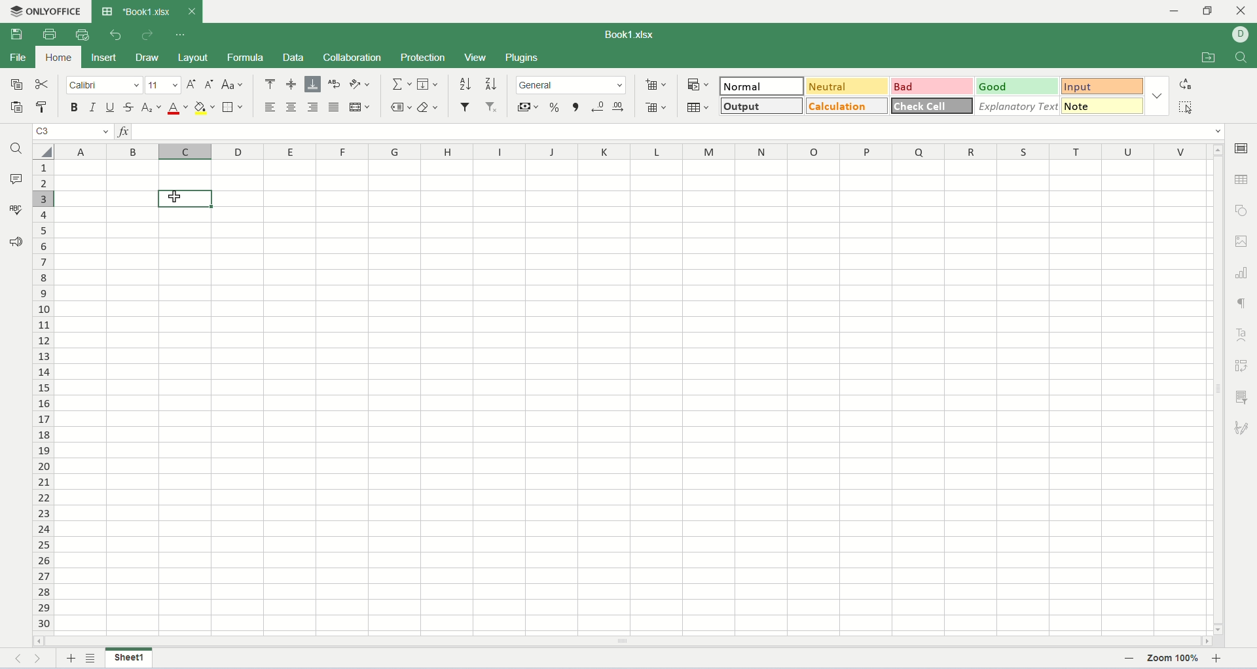 The image size is (1257, 669). I want to click on remove filter, so click(490, 107).